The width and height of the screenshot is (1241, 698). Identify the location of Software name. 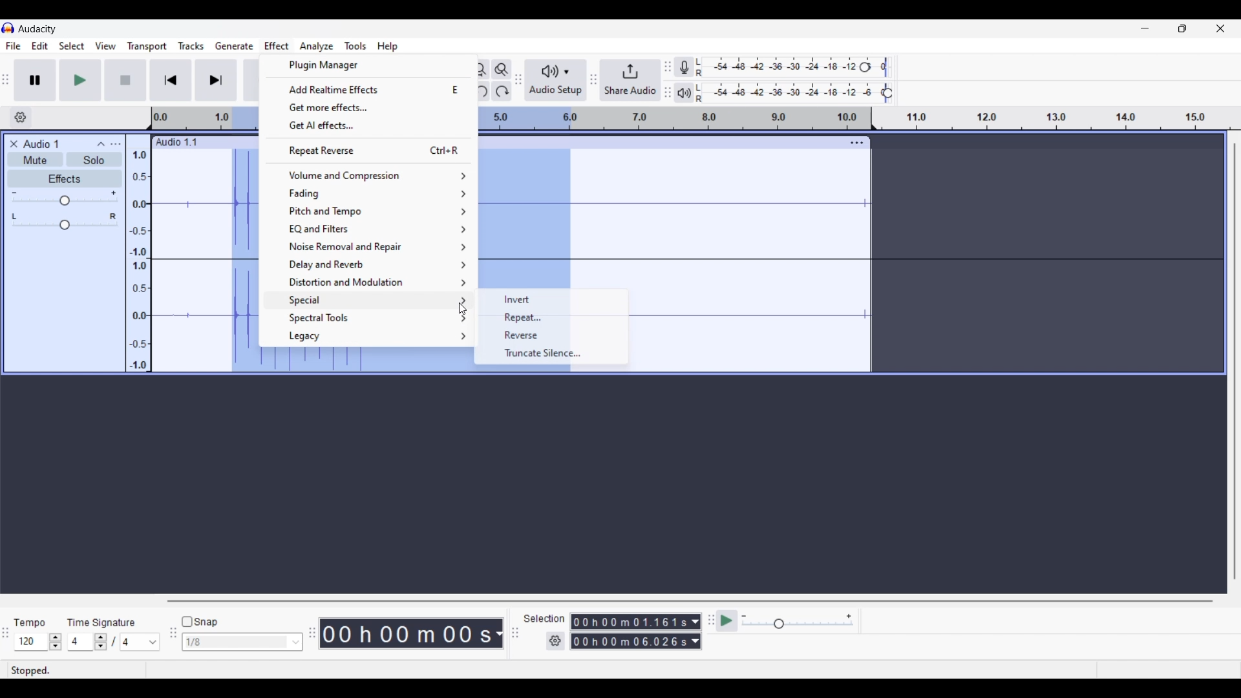
(38, 29).